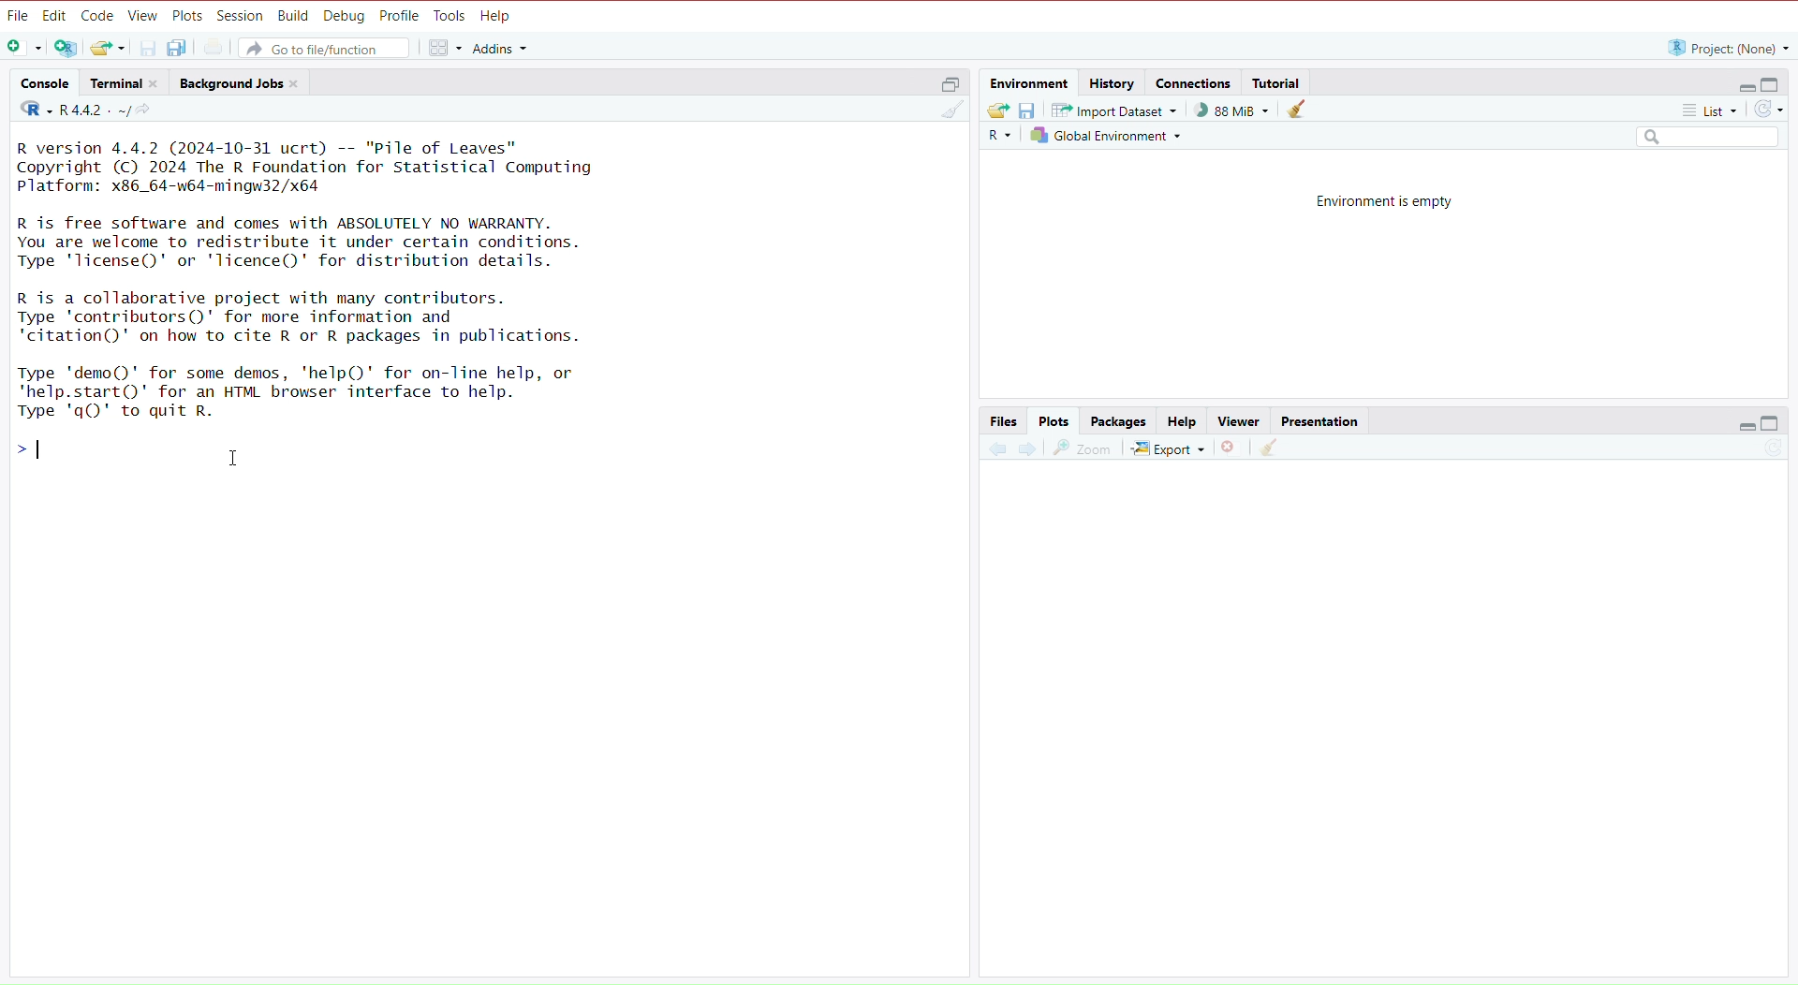  I want to click on Next Plot, so click(1028, 448).